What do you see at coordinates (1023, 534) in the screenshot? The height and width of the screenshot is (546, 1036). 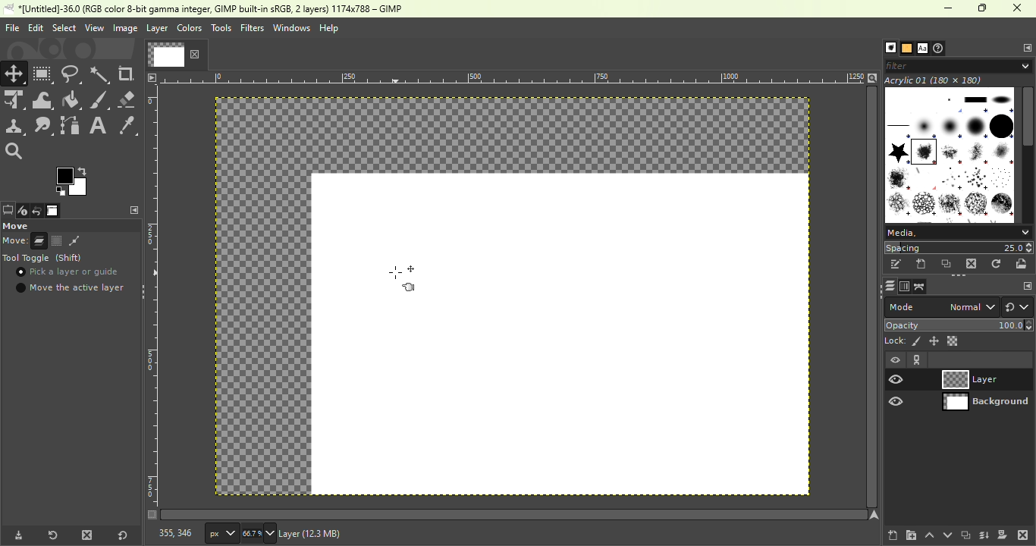 I see `Delete this layer` at bounding box center [1023, 534].